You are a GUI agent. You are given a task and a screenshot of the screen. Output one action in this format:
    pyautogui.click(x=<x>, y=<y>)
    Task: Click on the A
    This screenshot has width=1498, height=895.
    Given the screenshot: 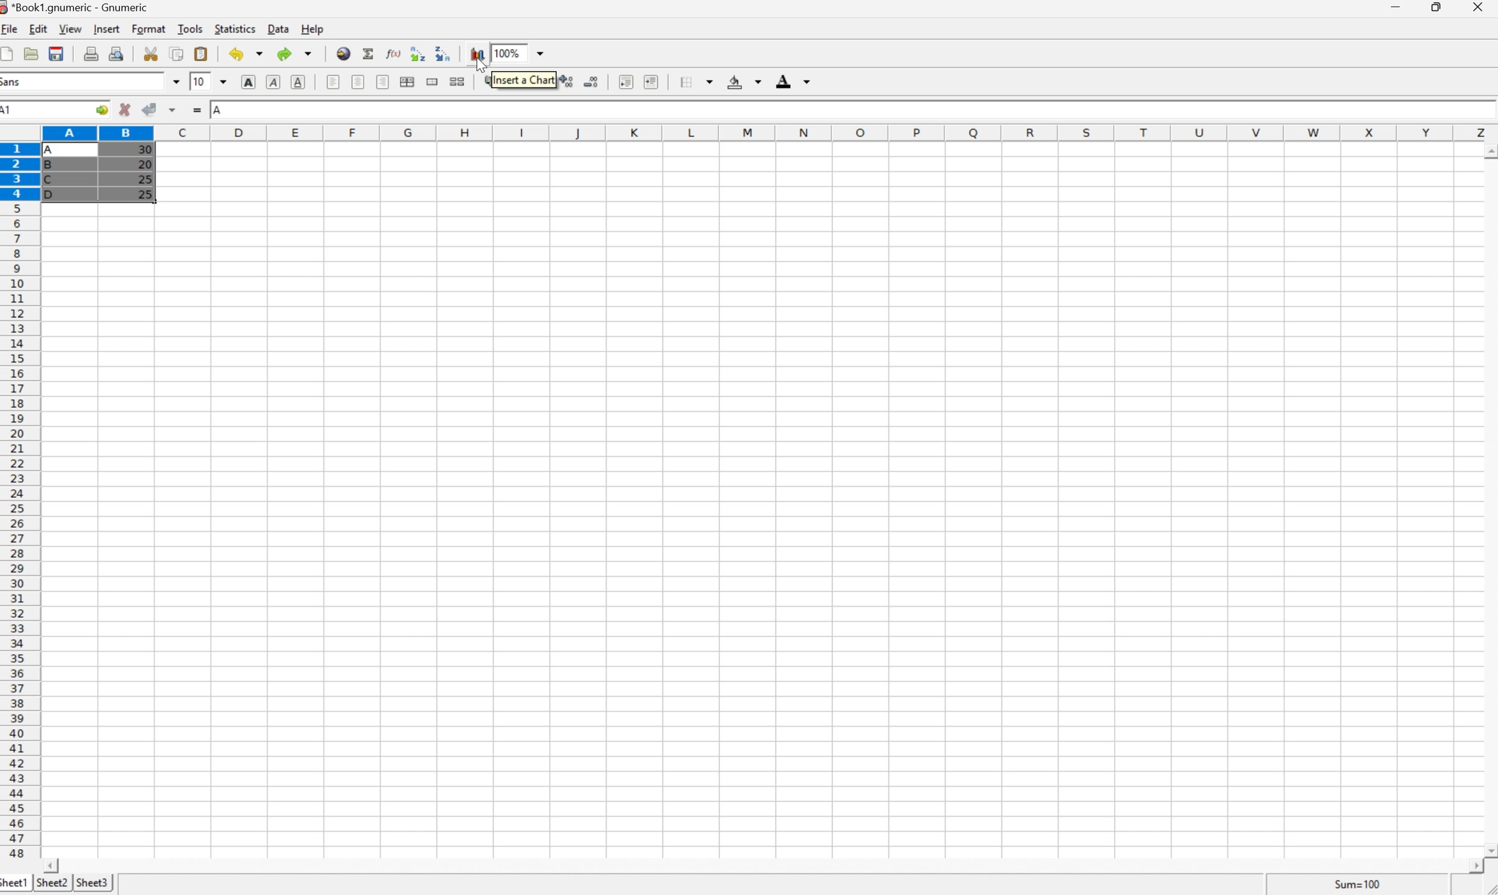 What is the action you would take?
    pyautogui.click(x=218, y=110)
    